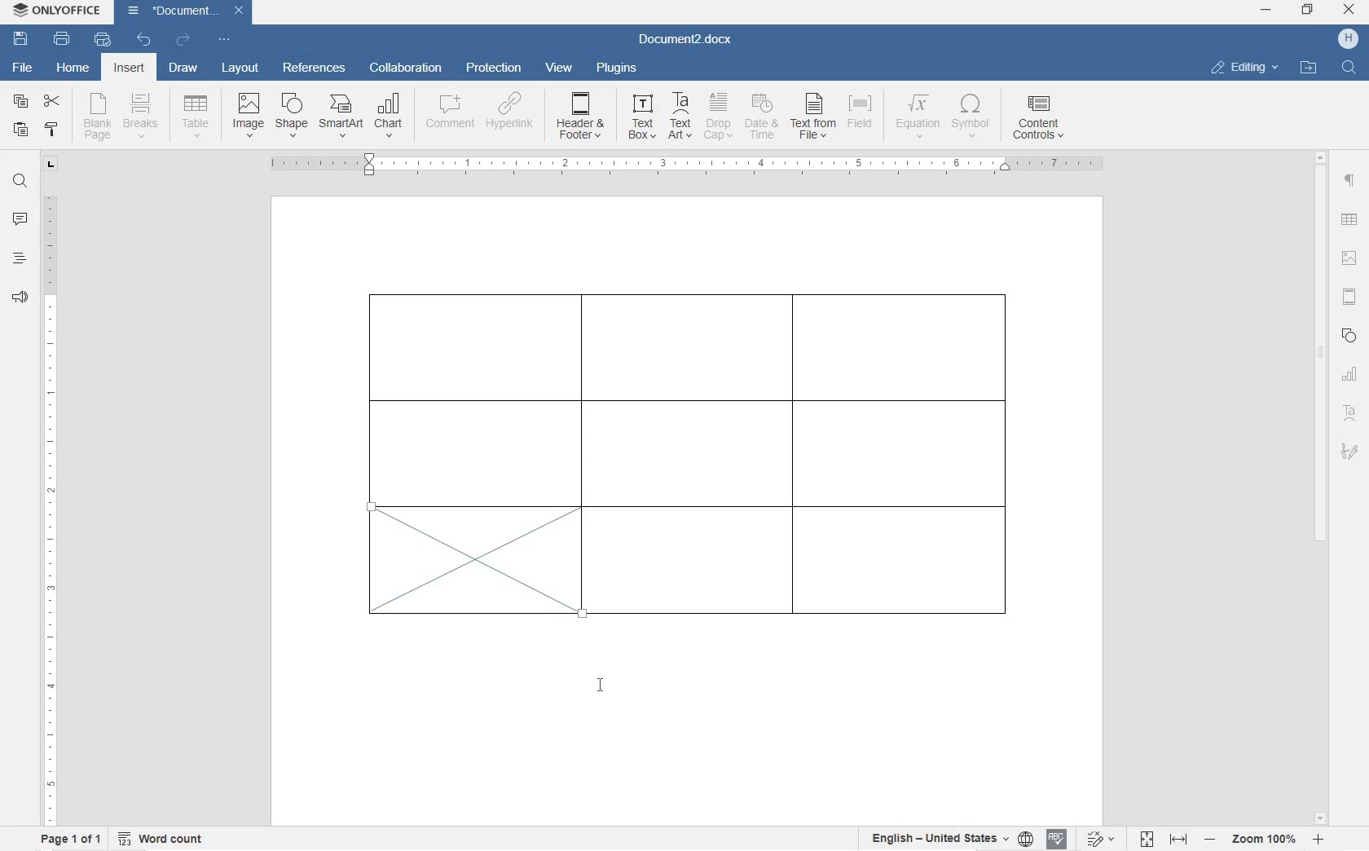 This screenshot has width=1369, height=851. What do you see at coordinates (143, 117) in the screenshot?
I see `insert page breaks` at bounding box center [143, 117].